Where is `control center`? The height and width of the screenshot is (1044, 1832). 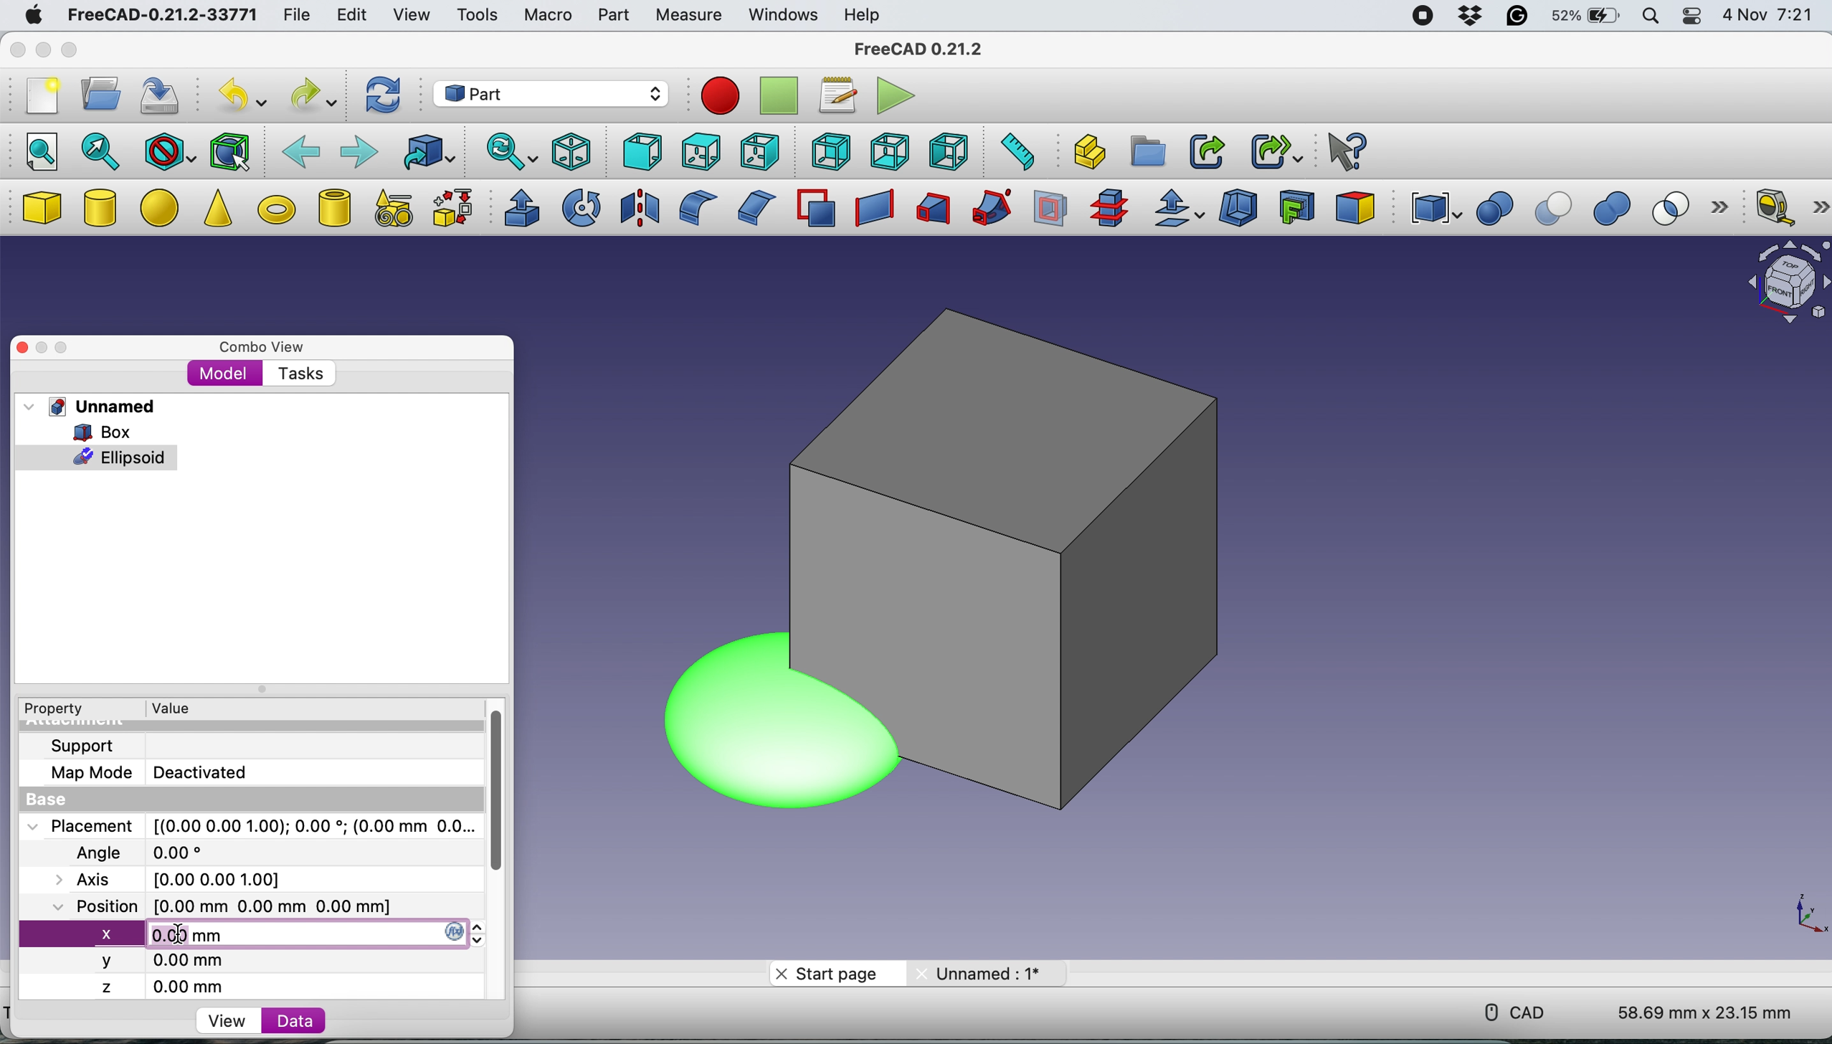 control center is located at coordinates (1692, 16).